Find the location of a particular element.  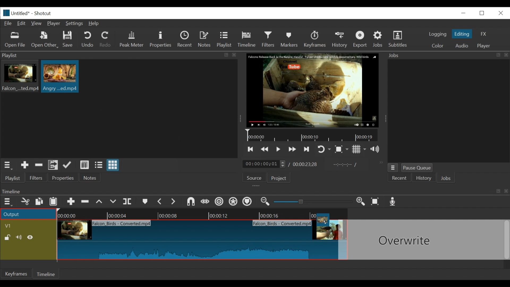

split at playhead is located at coordinates (128, 202).